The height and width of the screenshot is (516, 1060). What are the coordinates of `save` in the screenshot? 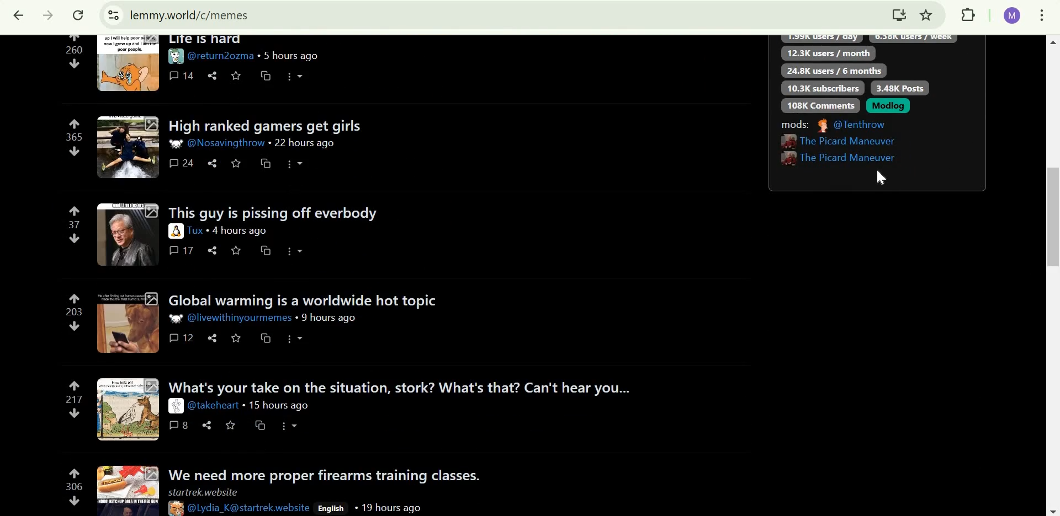 It's located at (231, 424).